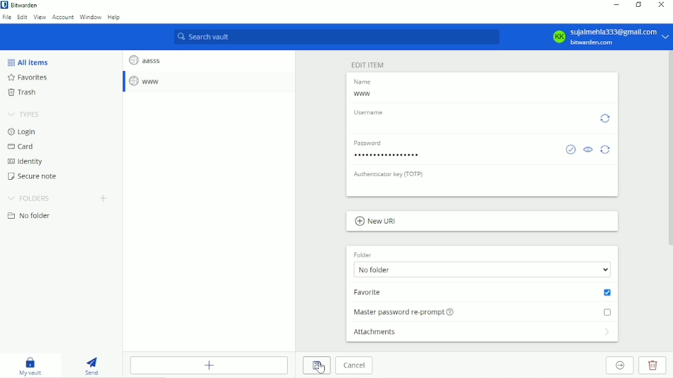  I want to click on Name, so click(364, 82).